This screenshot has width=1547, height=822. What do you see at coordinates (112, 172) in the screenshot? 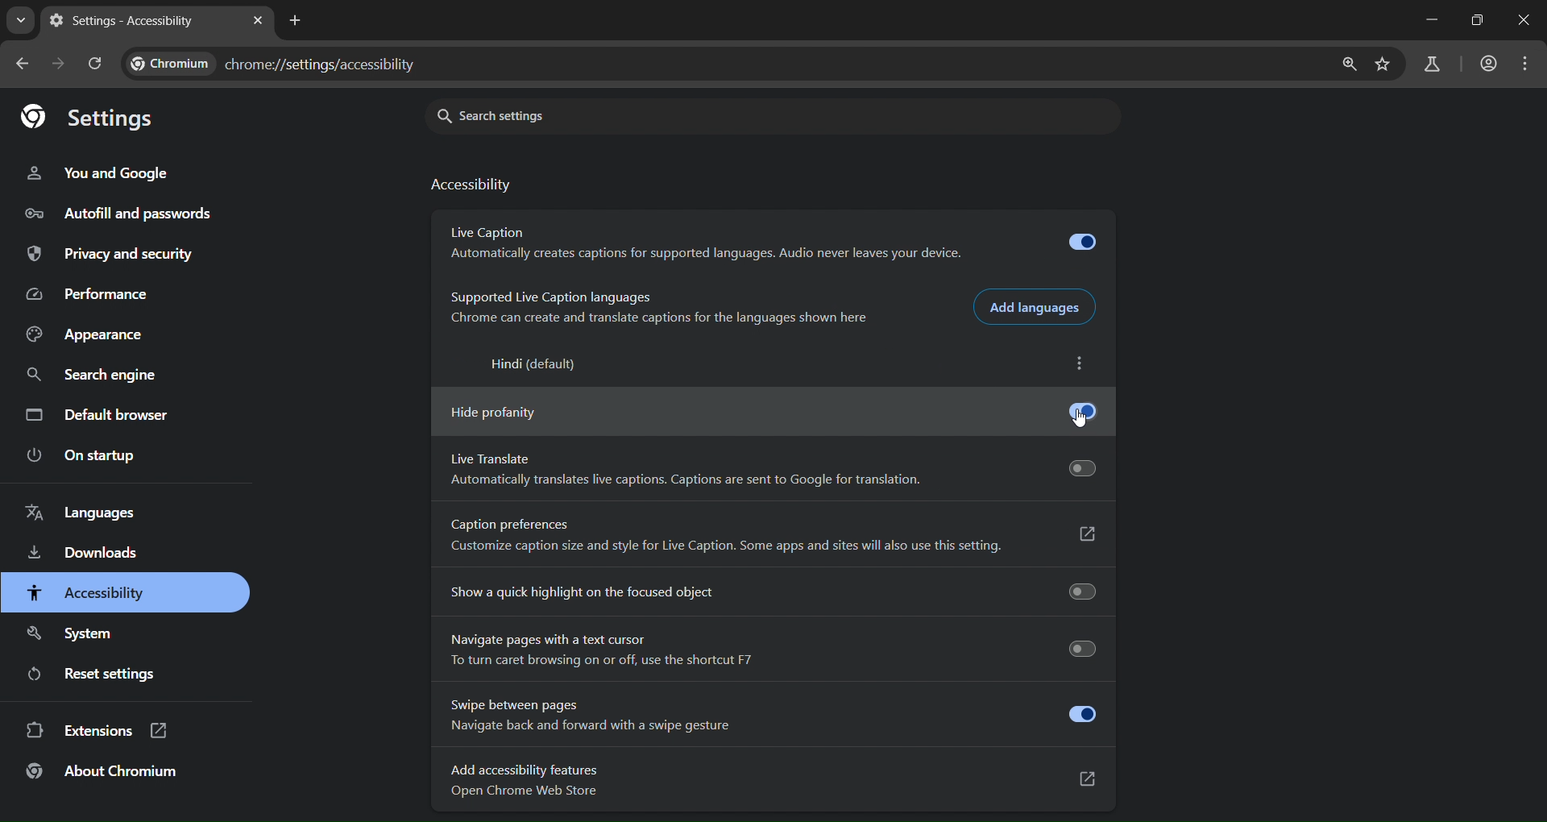
I see `you and google` at bounding box center [112, 172].